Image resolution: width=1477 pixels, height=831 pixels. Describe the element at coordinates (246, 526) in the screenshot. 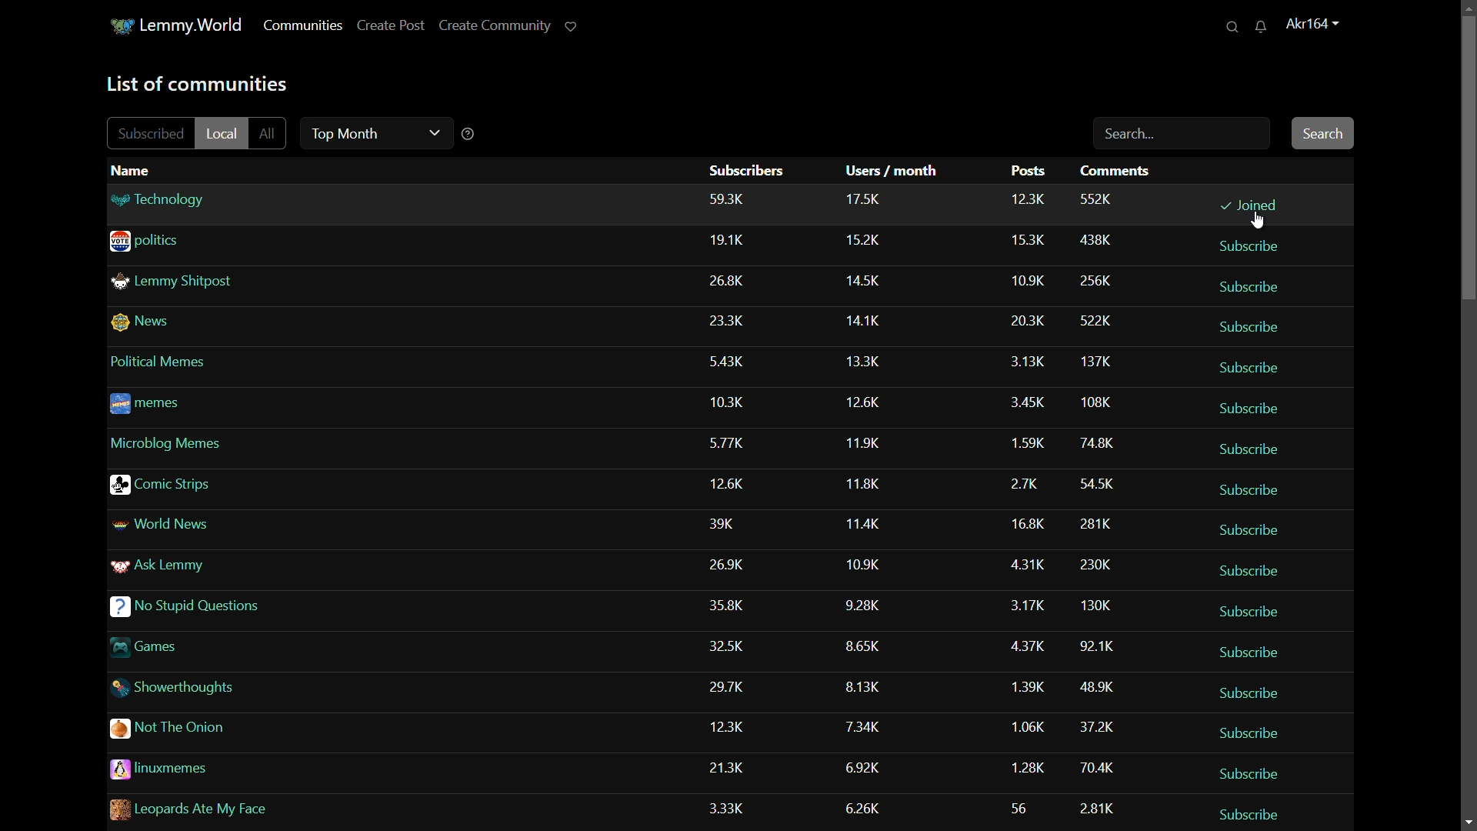

I see `communities name` at that location.